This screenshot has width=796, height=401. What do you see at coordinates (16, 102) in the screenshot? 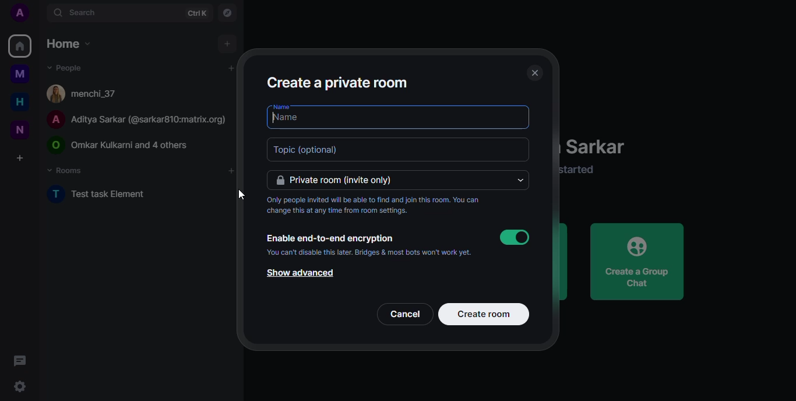
I see `home` at bounding box center [16, 102].